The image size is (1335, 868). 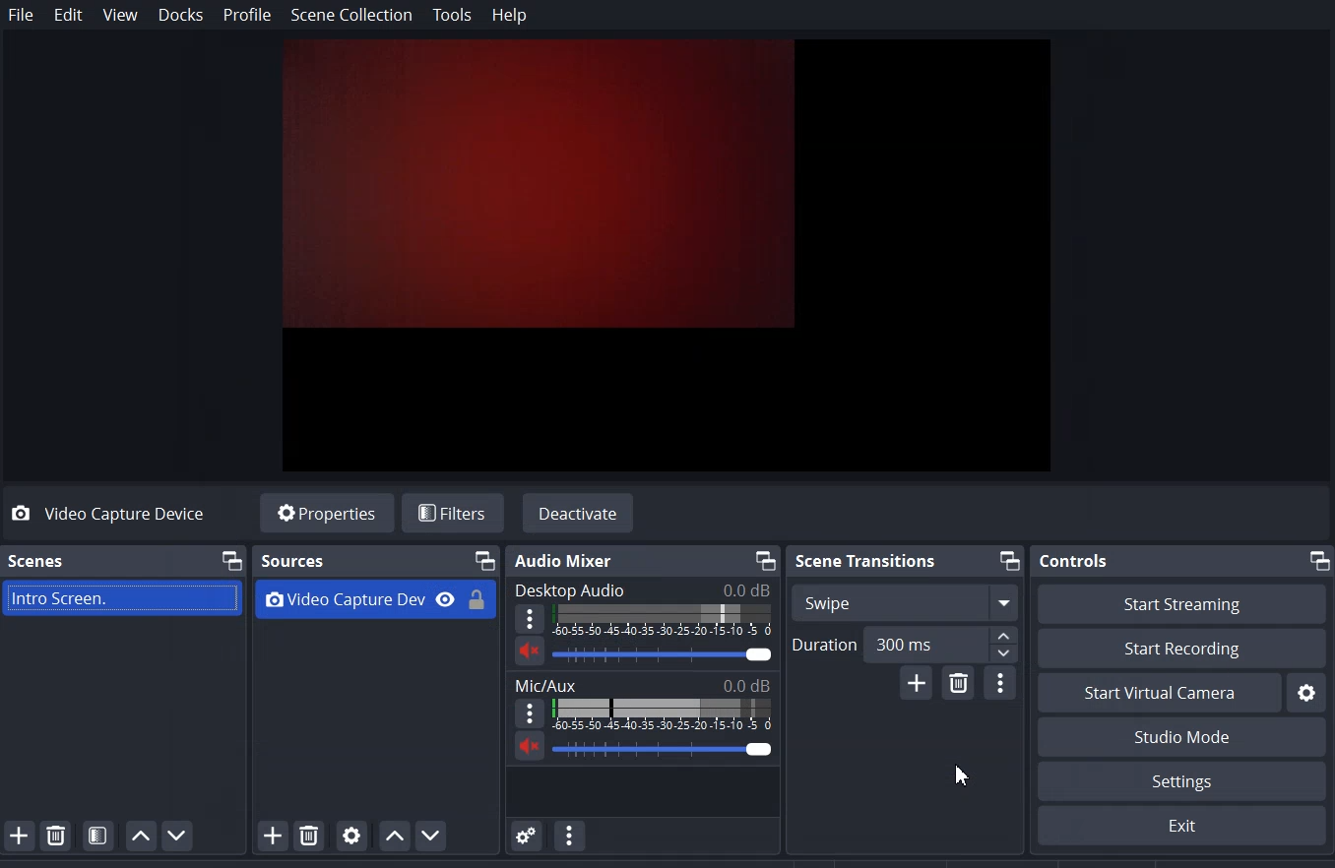 I want to click on Desktop Audio, so click(x=572, y=589).